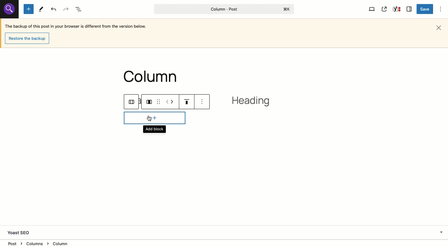  What do you see at coordinates (29, 9) in the screenshot?
I see `Add new block` at bounding box center [29, 9].